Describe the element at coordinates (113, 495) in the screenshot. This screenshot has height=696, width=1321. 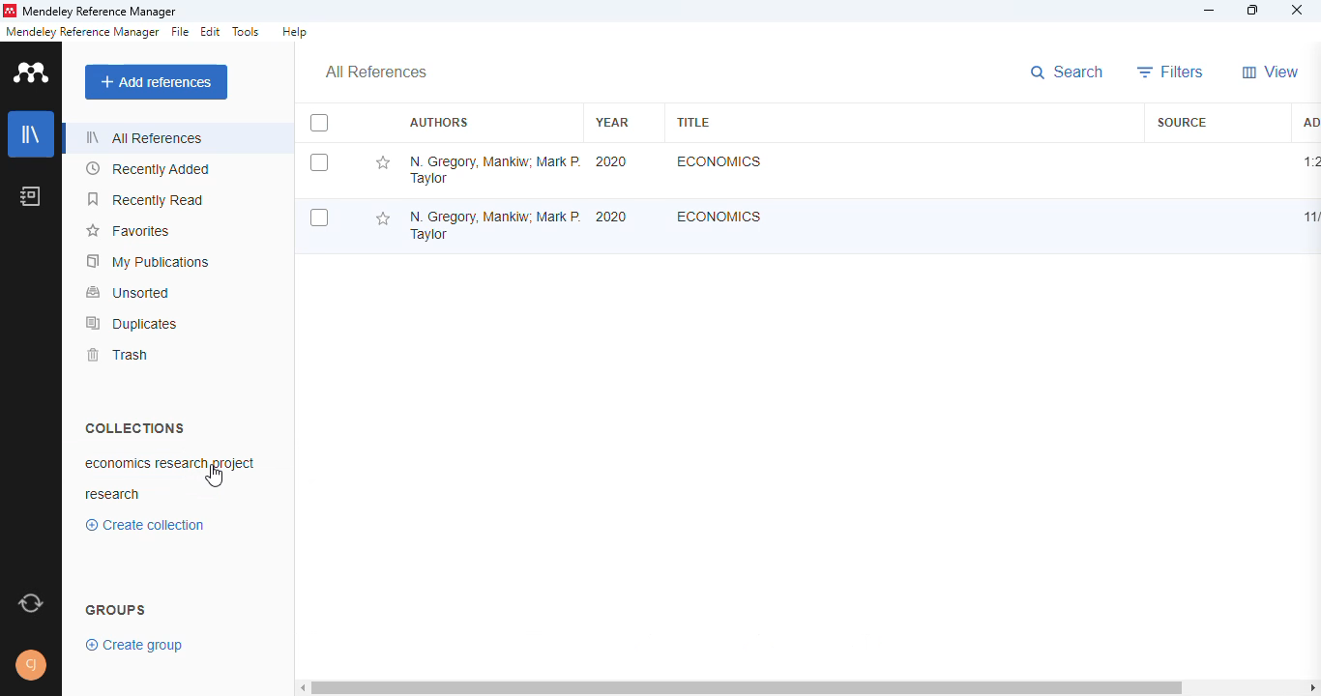
I see `research` at that location.